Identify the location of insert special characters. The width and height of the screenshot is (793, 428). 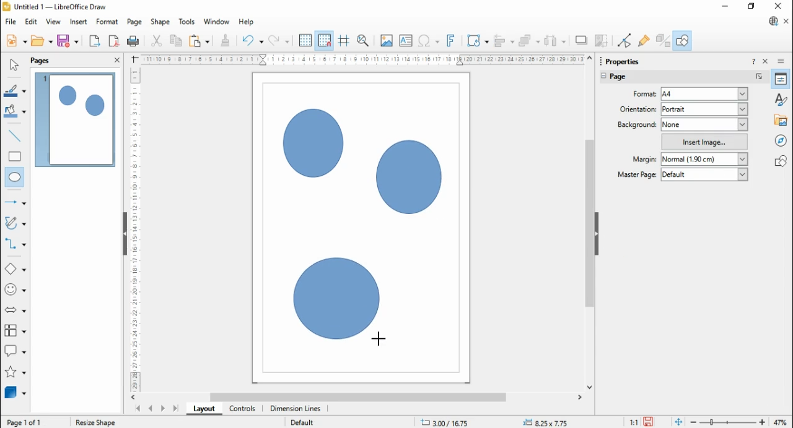
(429, 40).